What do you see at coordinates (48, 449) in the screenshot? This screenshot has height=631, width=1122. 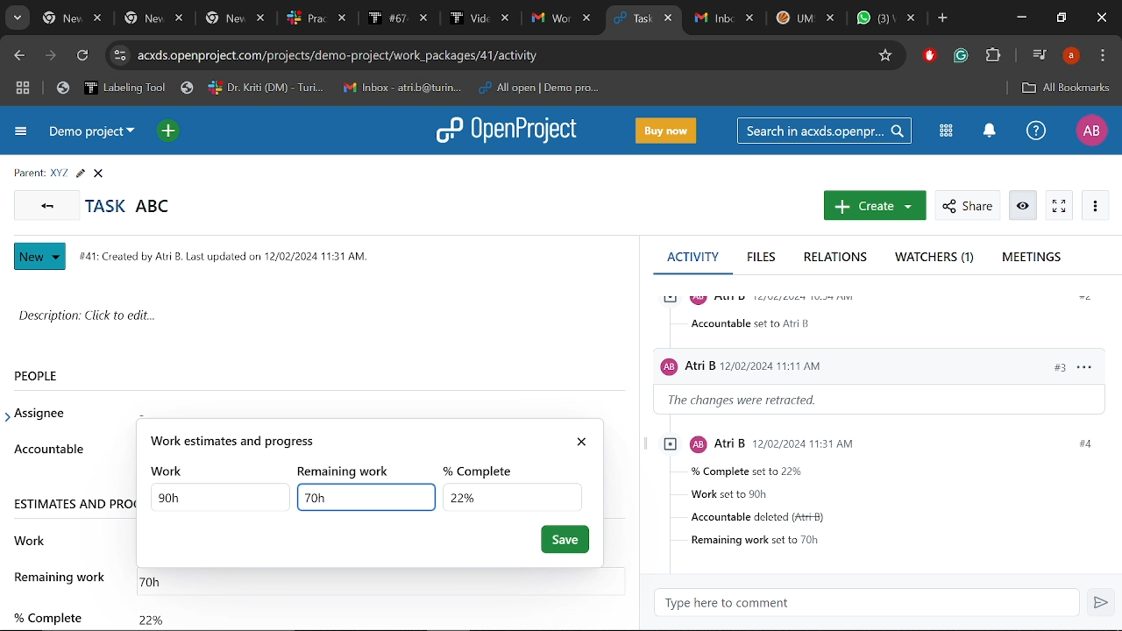 I see `accountable` at bounding box center [48, 449].